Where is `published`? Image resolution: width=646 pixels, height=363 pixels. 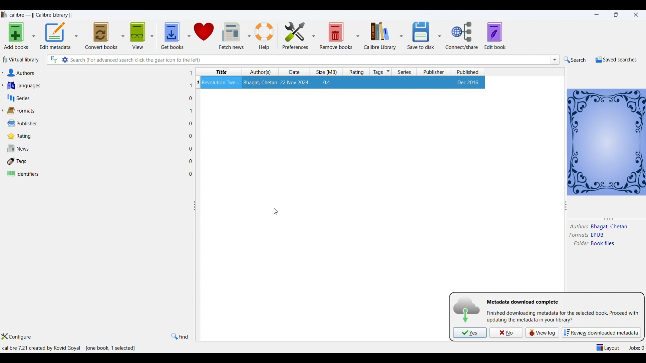 published is located at coordinates (468, 72).